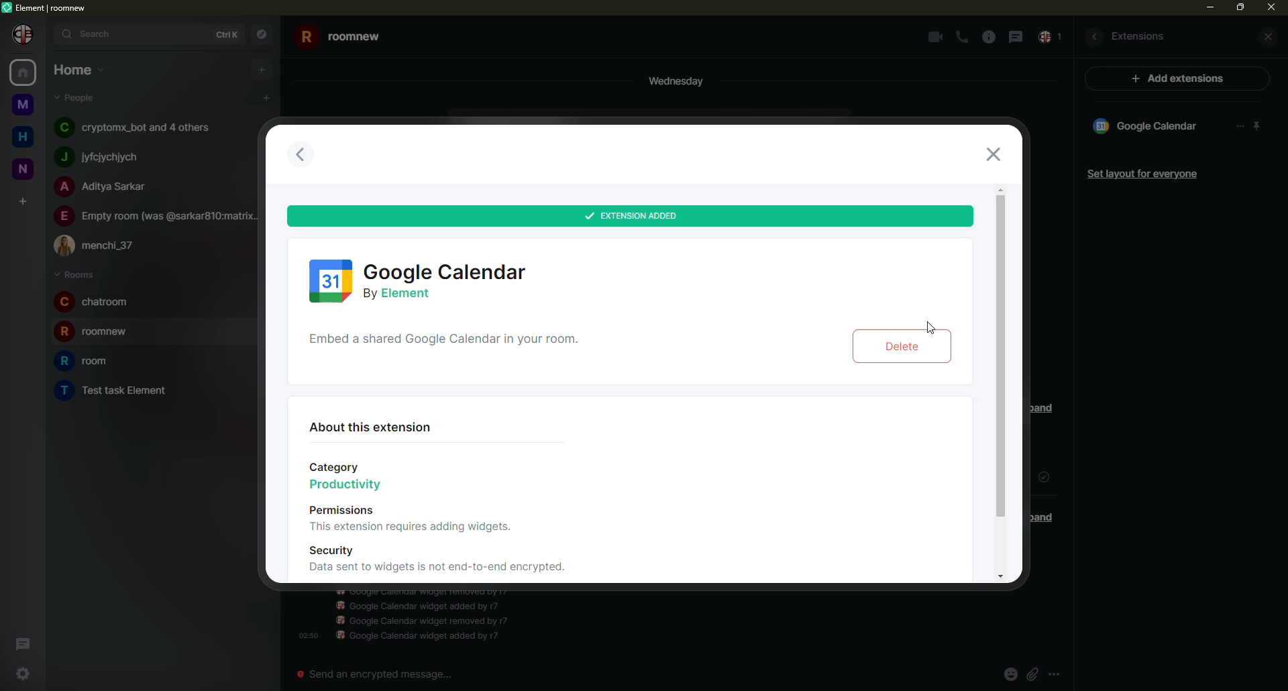  Describe the element at coordinates (23, 72) in the screenshot. I see `home` at that location.